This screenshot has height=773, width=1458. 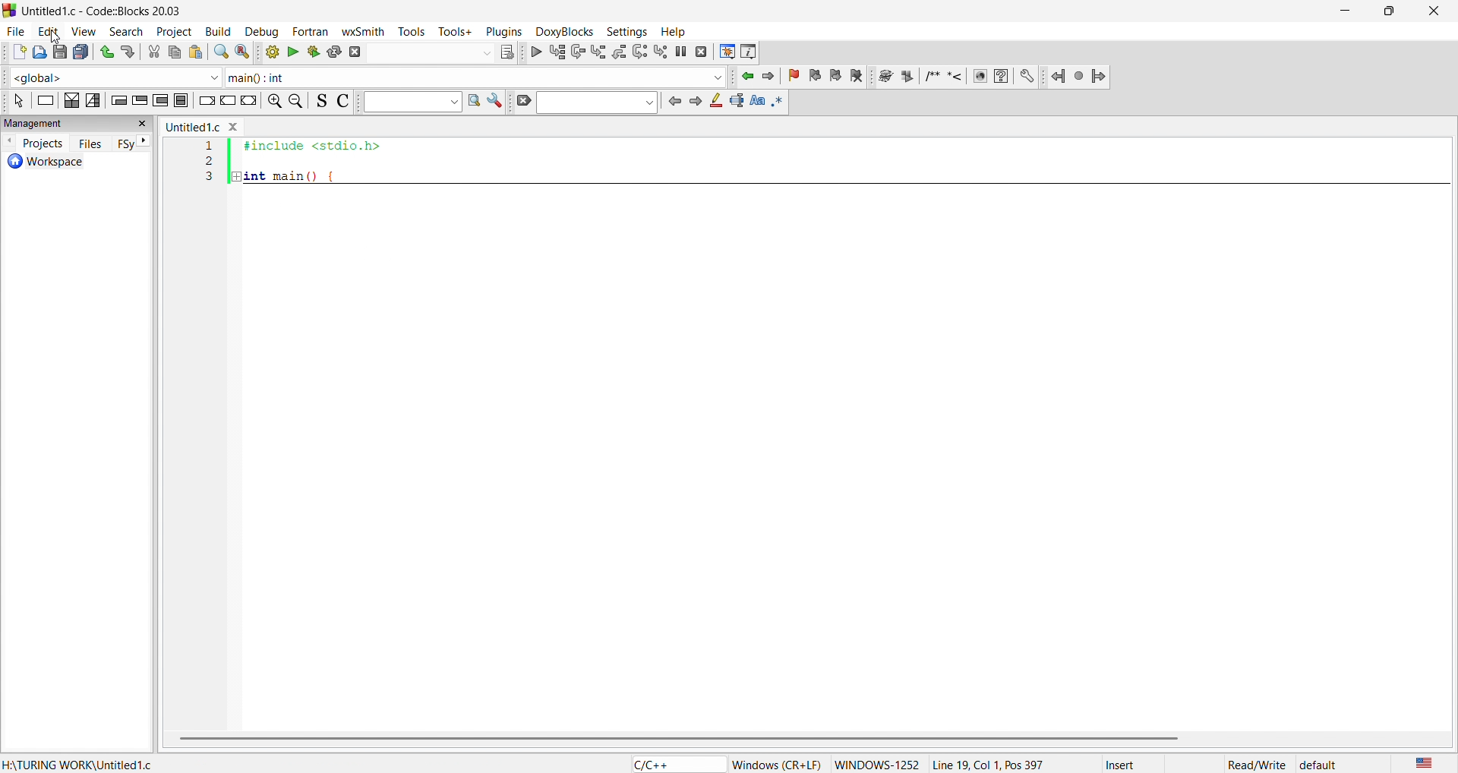 I want to click on next instruction, so click(x=639, y=50).